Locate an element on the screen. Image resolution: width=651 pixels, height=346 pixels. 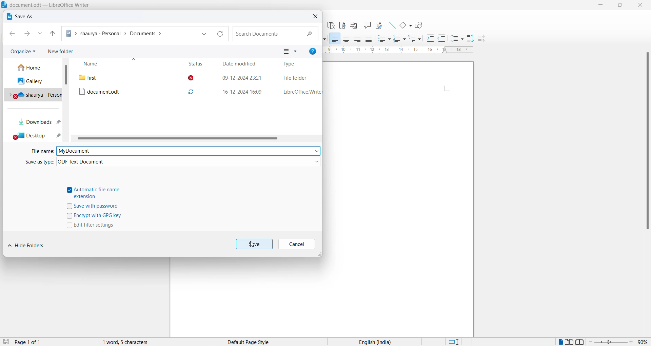
Desktop is located at coordinates (36, 137).